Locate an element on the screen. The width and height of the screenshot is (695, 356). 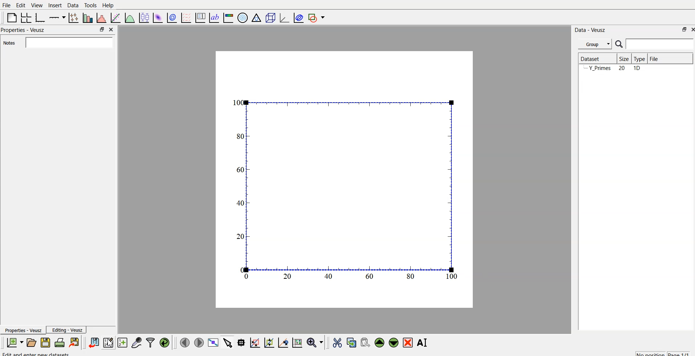
editor is located at coordinates (109, 342).